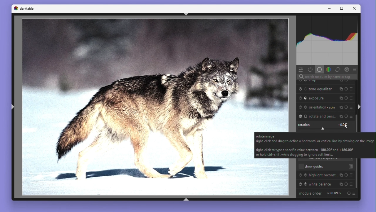  What do you see at coordinates (186, 200) in the screenshot?
I see `Shift + ctrl + b` at bounding box center [186, 200].